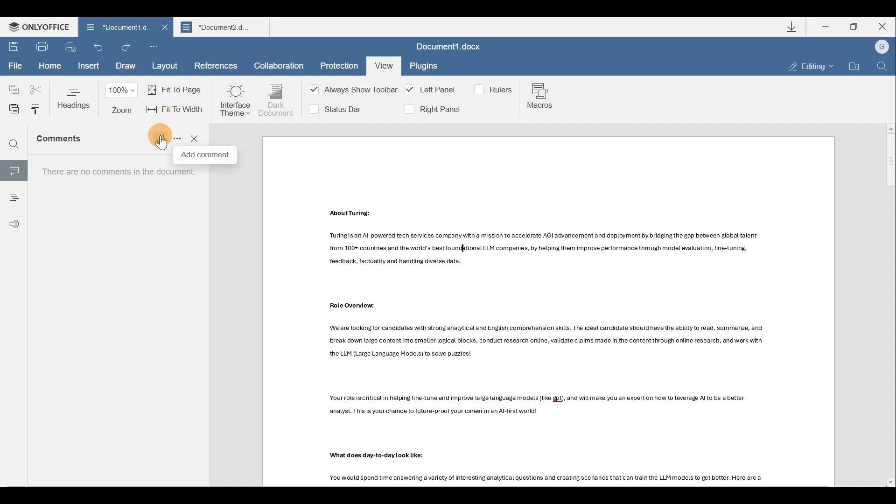 The image size is (896, 504). I want to click on Customize quick access toolbar, so click(157, 48).